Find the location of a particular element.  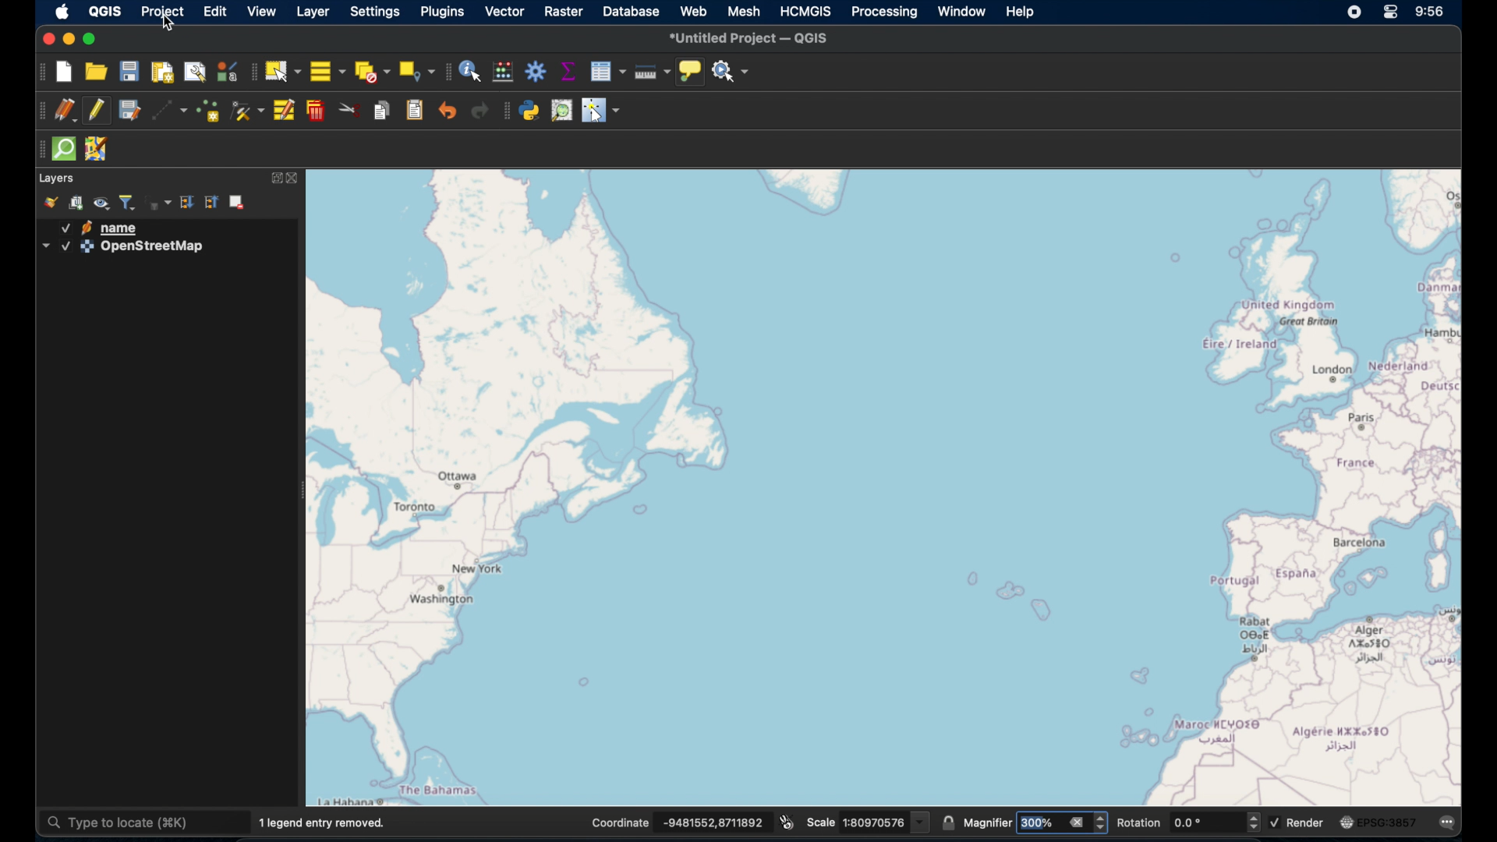

database is located at coordinates (631, 11).